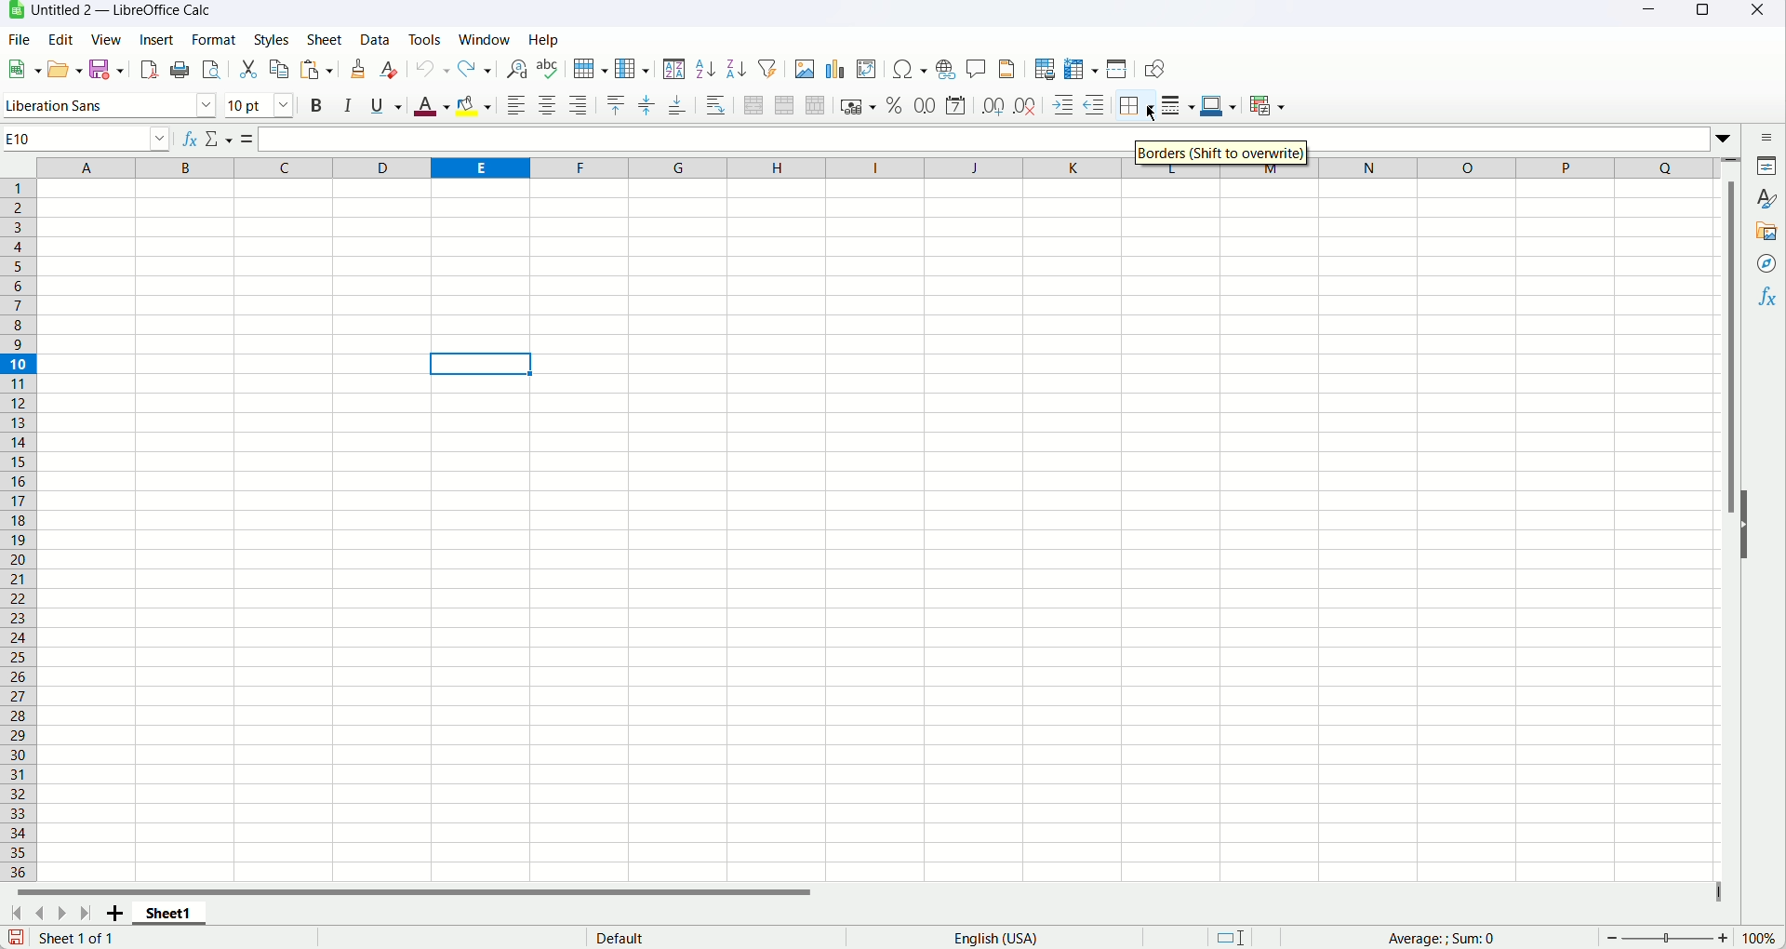 This screenshot has width=1786, height=949. Describe the element at coordinates (348, 105) in the screenshot. I see `Italic` at that location.